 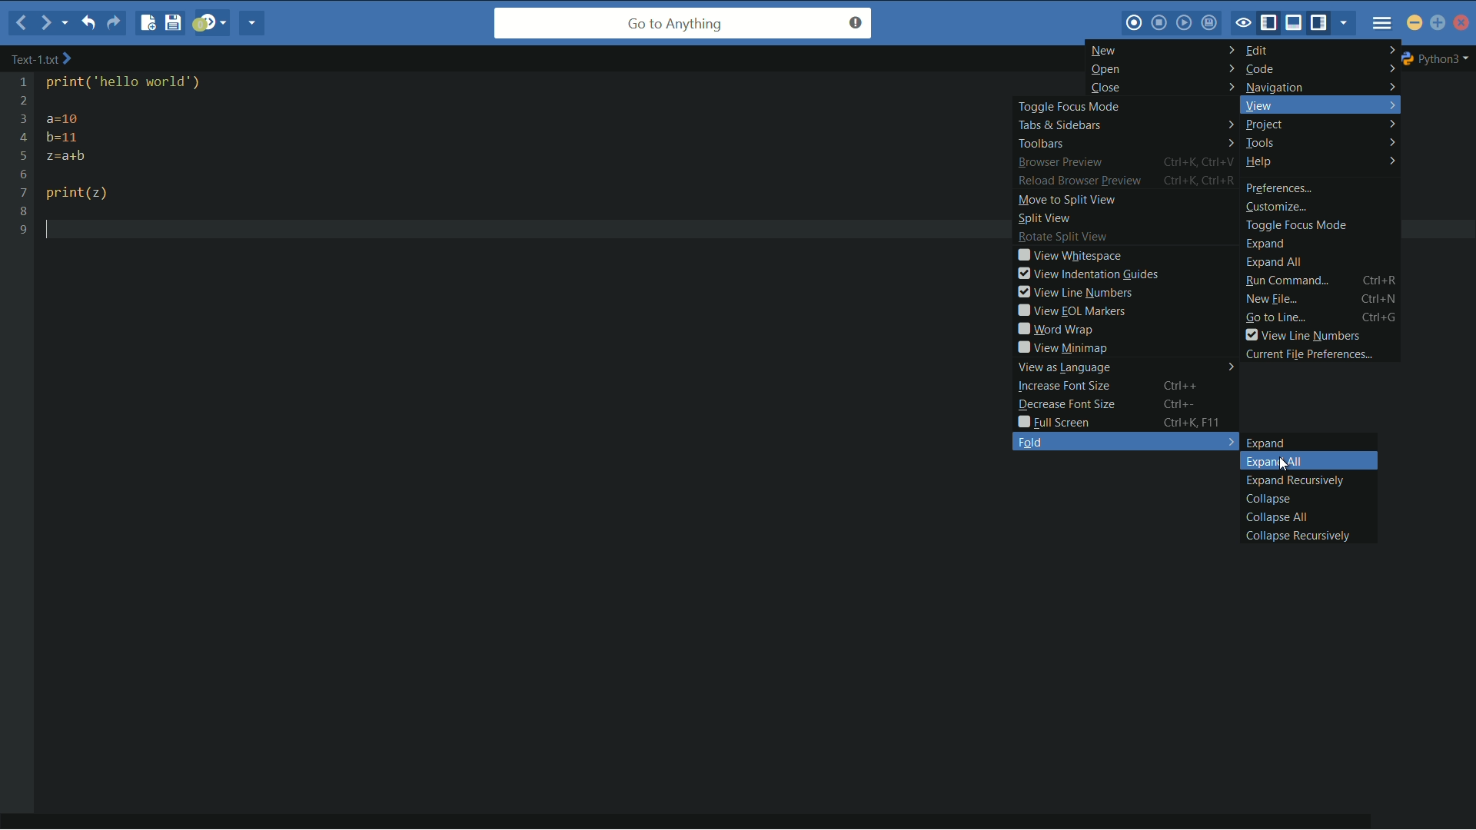 I want to click on view, so click(x=1318, y=107).